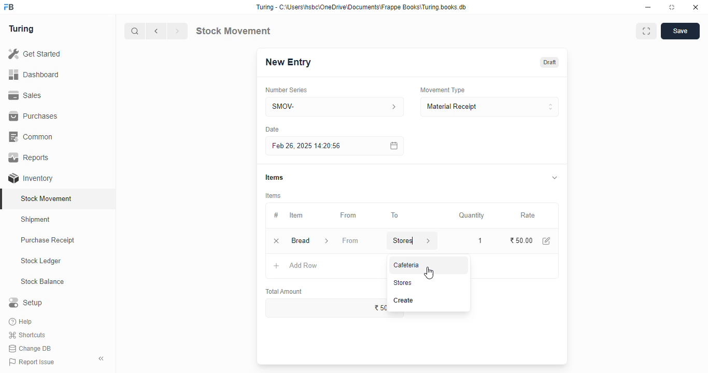 The width and height of the screenshot is (708, 373). What do you see at coordinates (272, 129) in the screenshot?
I see `Date` at bounding box center [272, 129].